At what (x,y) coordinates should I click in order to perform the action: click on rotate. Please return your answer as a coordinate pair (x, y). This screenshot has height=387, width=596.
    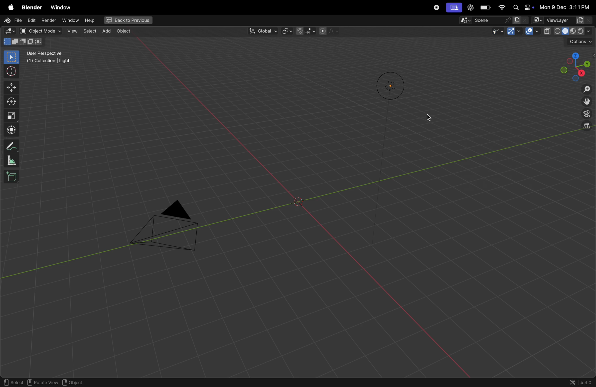
    Looking at the image, I should click on (11, 101).